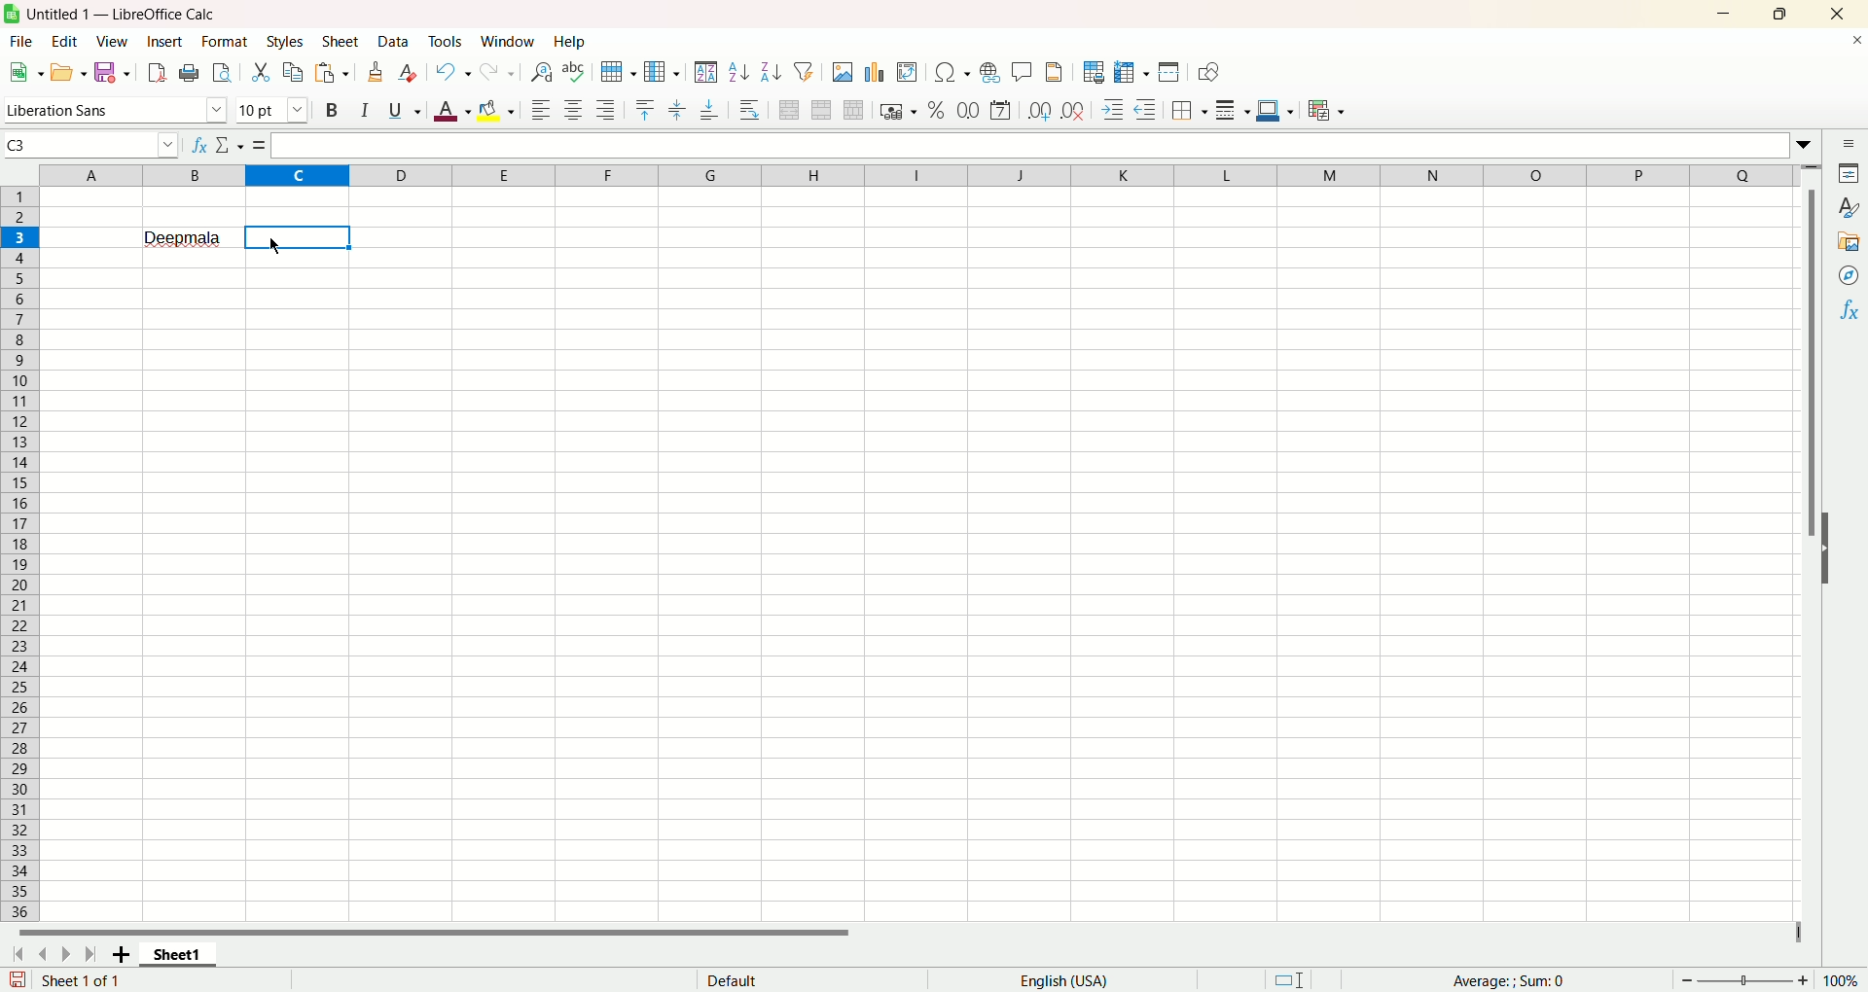 This screenshot has width=1868, height=992. I want to click on Merge and center, so click(790, 109).